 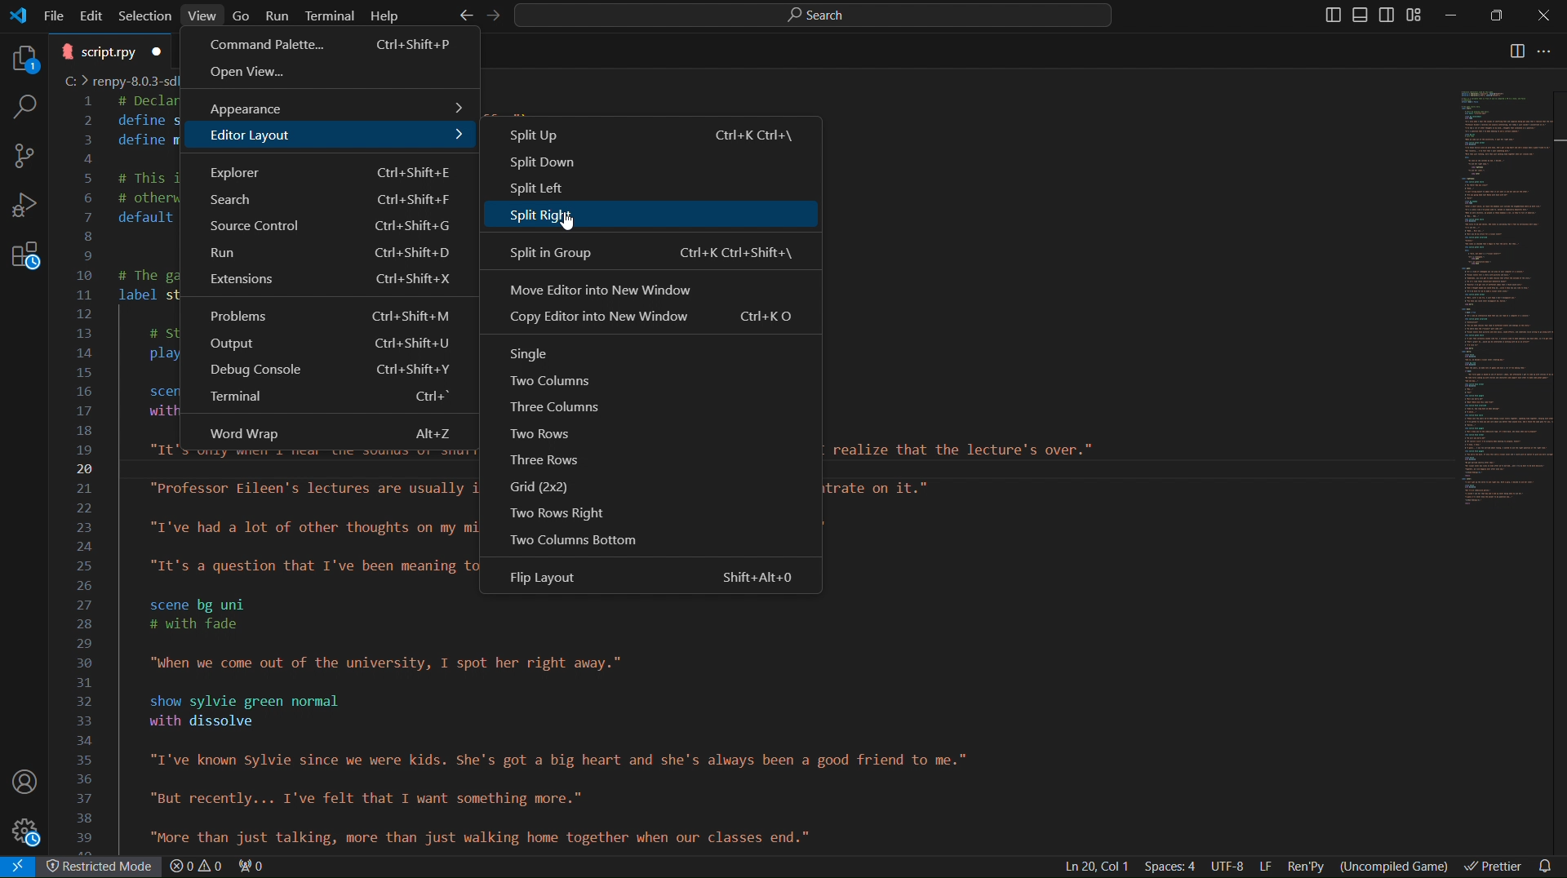 I want to click on Settings, so click(x=29, y=833).